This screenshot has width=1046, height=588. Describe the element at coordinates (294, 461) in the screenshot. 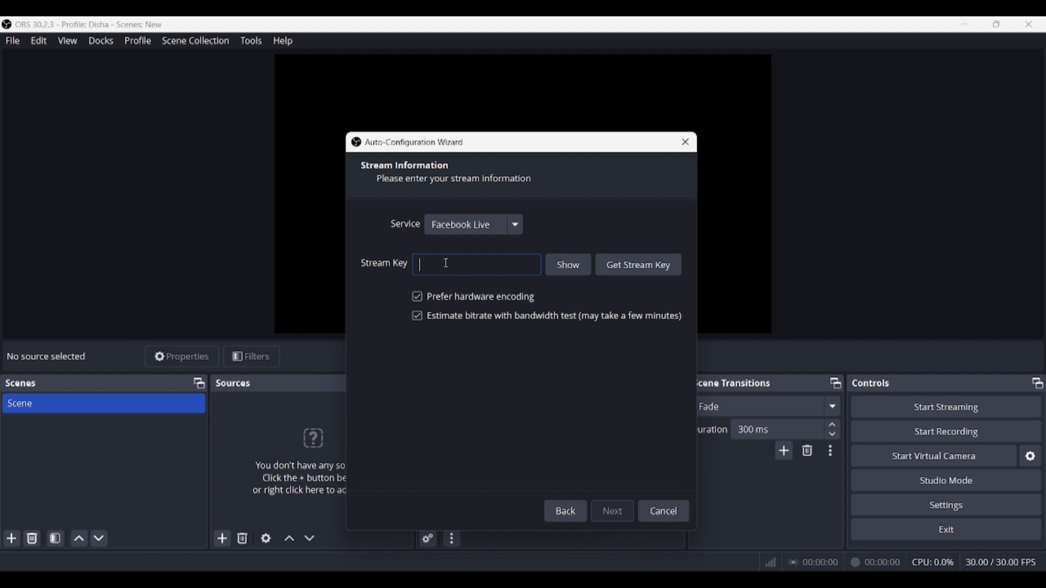

I see `Panel logo and text` at that location.